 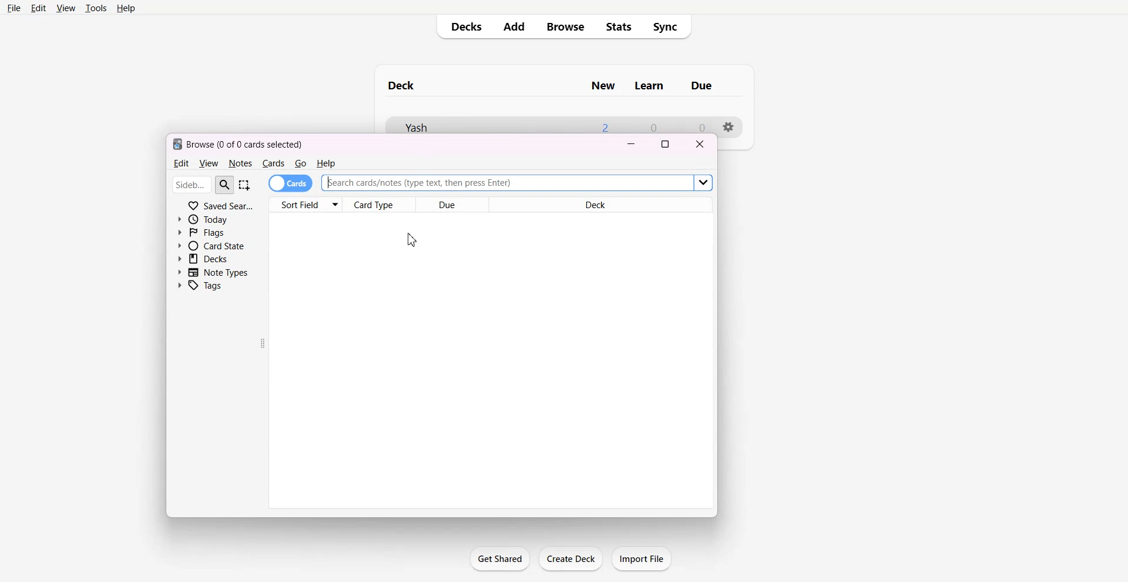 What do you see at coordinates (464, 28) in the screenshot?
I see `Decks` at bounding box center [464, 28].